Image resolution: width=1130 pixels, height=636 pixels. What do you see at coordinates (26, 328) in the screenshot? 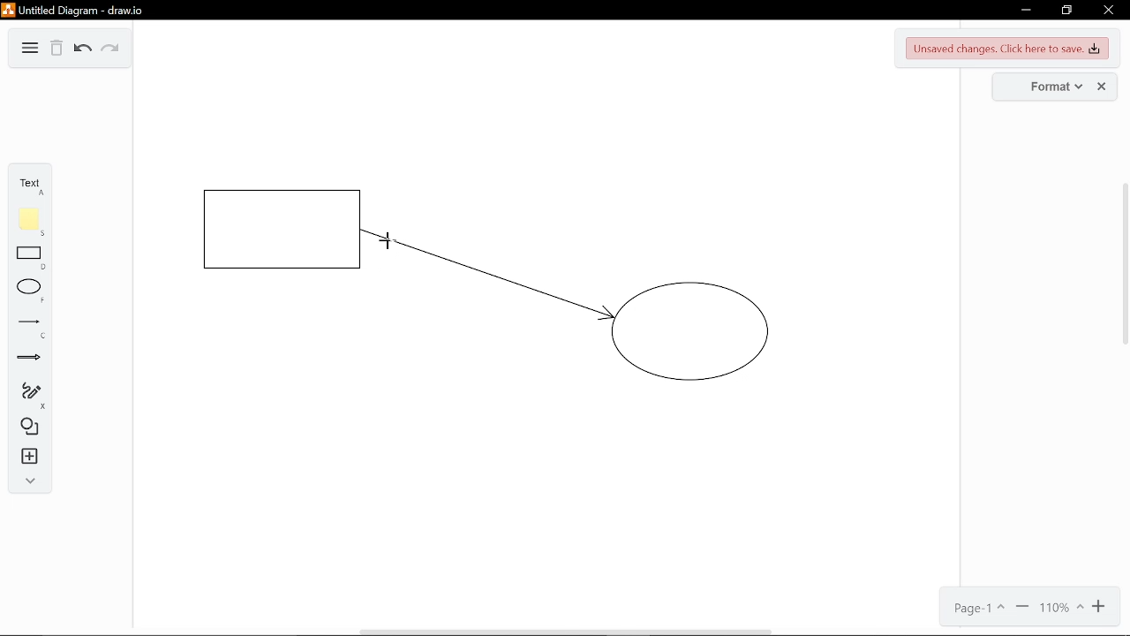
I see `Line` at bounding box center [26, 328].